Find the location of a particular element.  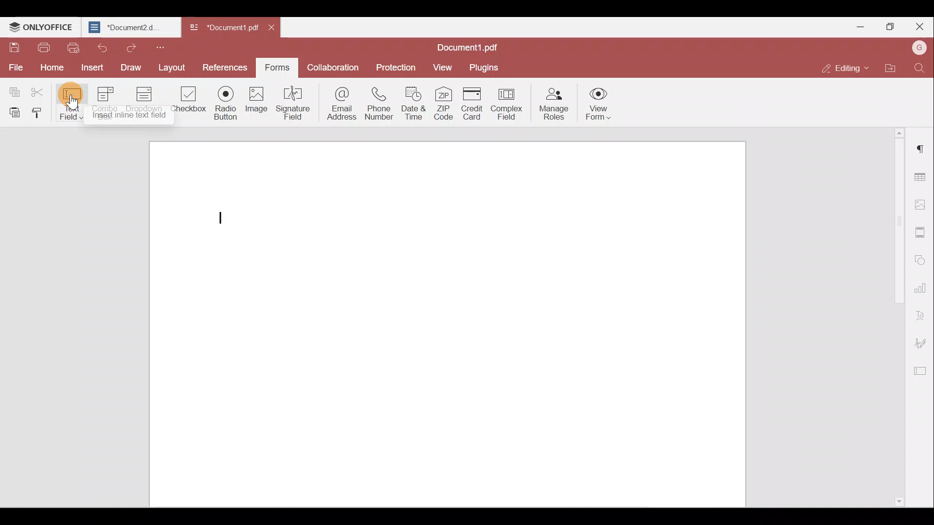

Signature settings is located at coordinates (923, 341).